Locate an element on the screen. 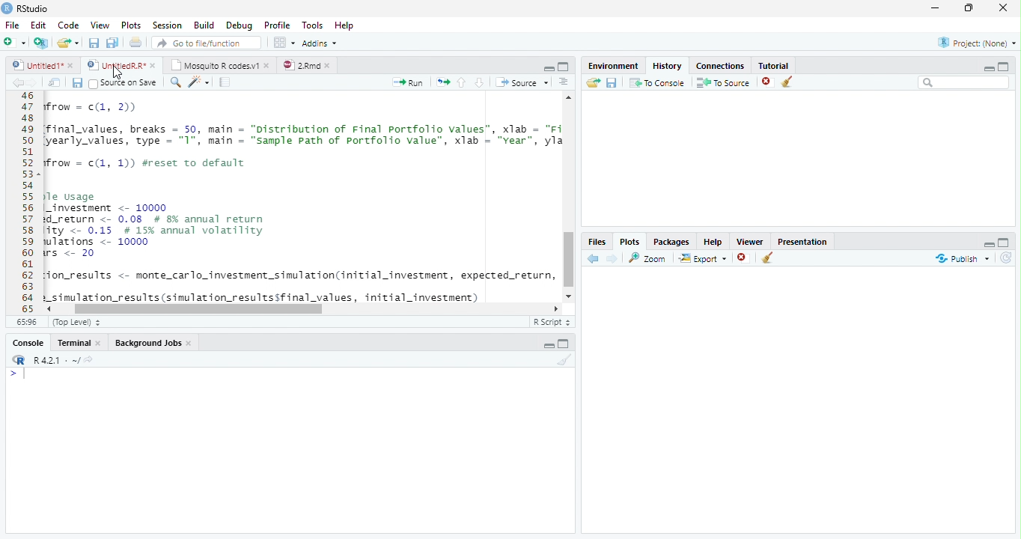  Maximize is located at coordinates (972, 9).